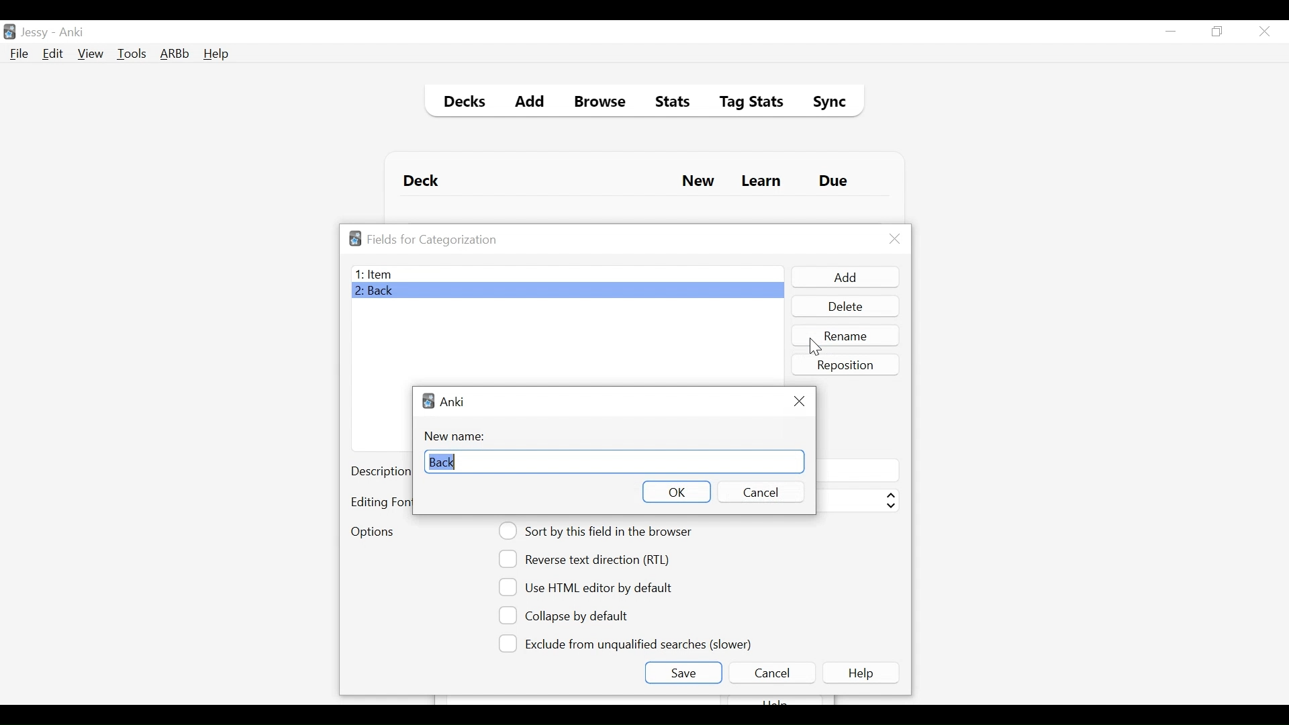 Image resolution: width=1289 pixels, height=725 pixels. I want to click on Close, so click(895, 239).